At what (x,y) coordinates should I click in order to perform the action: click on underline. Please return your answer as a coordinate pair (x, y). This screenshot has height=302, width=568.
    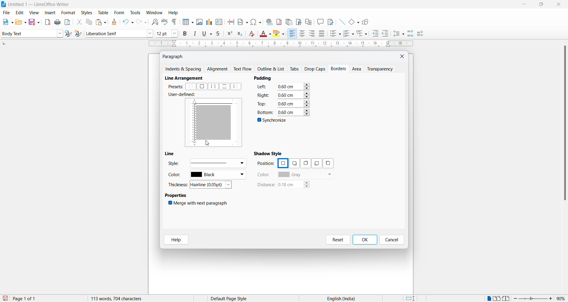
    Looking at the image, I should click on (208, 33).